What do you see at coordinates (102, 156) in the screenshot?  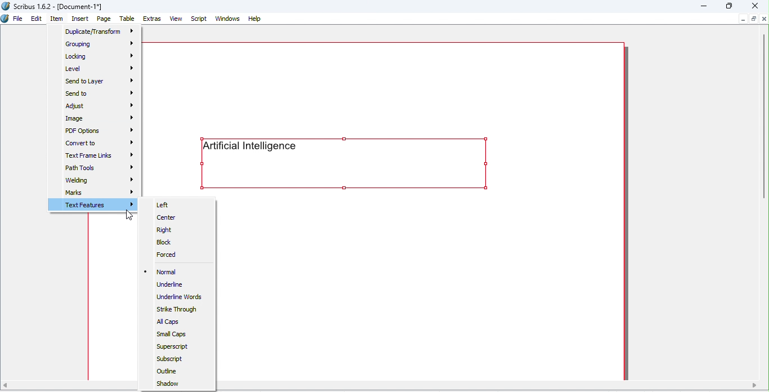 I see `Text frame links` at bounding box center [102, 156].